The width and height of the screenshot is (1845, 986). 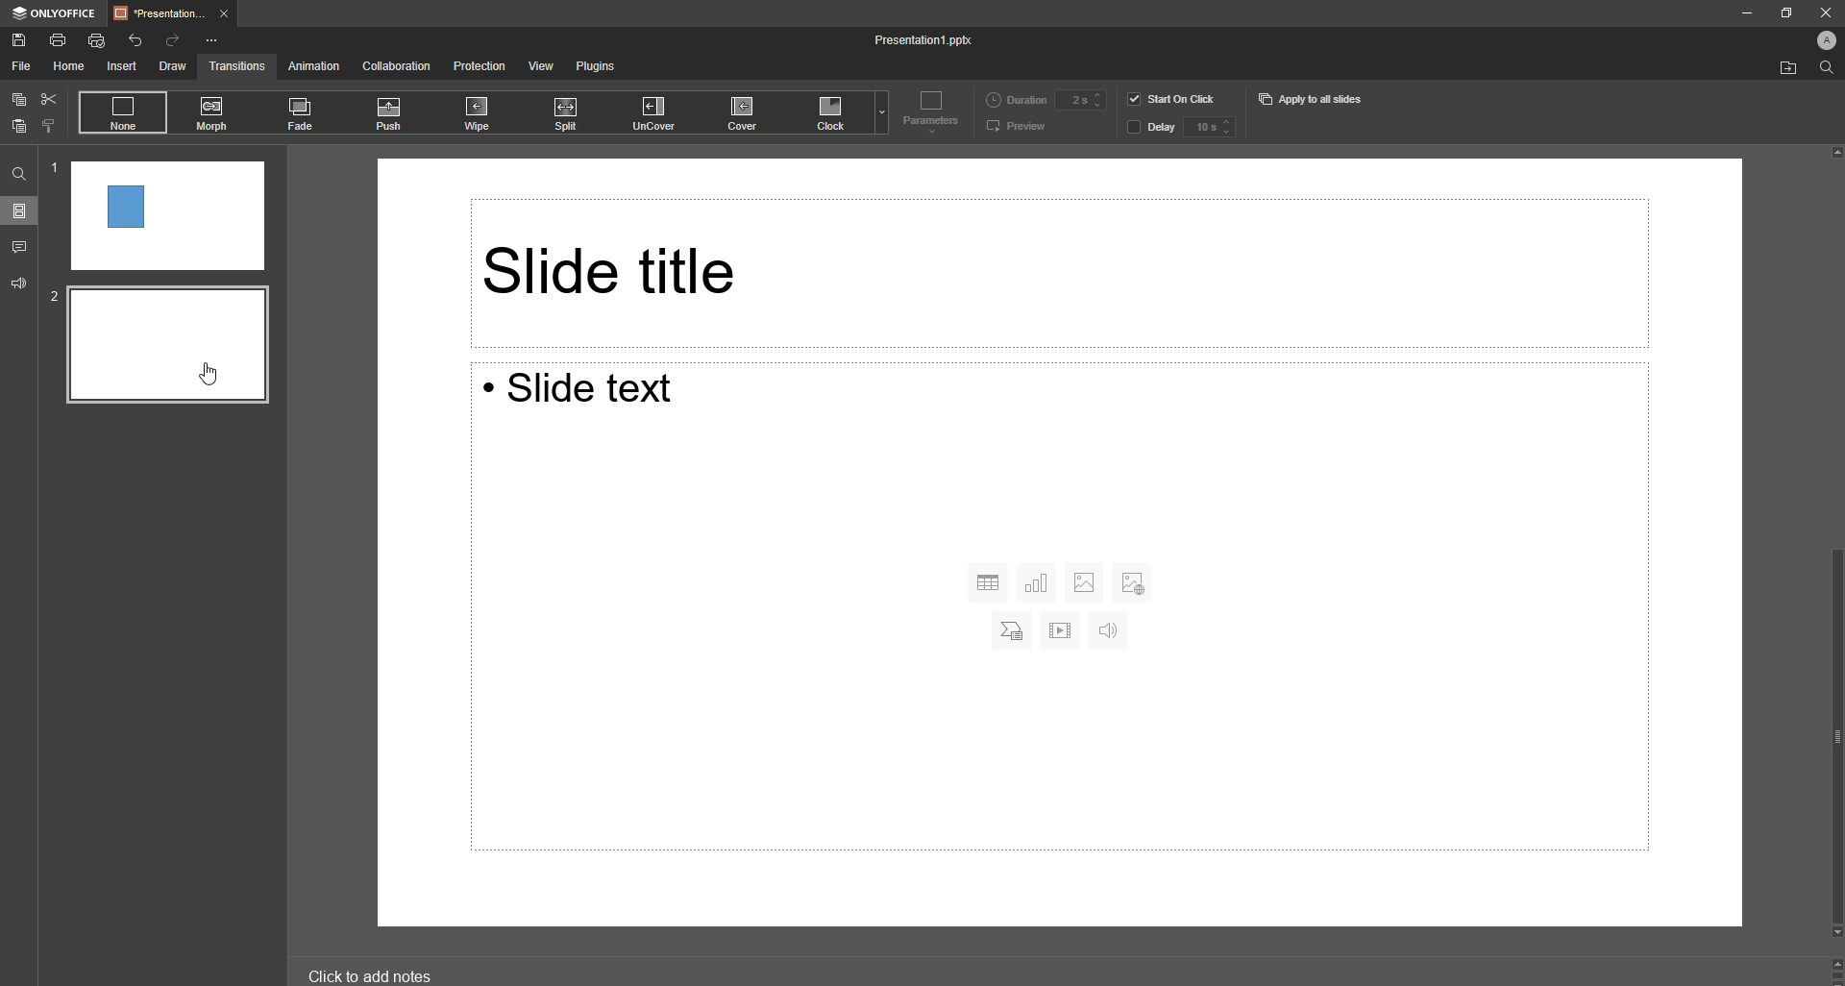 What do you see at coordinates (174, 40) in the screenshot?
I see `Redo` at bounding box center [174, 40].